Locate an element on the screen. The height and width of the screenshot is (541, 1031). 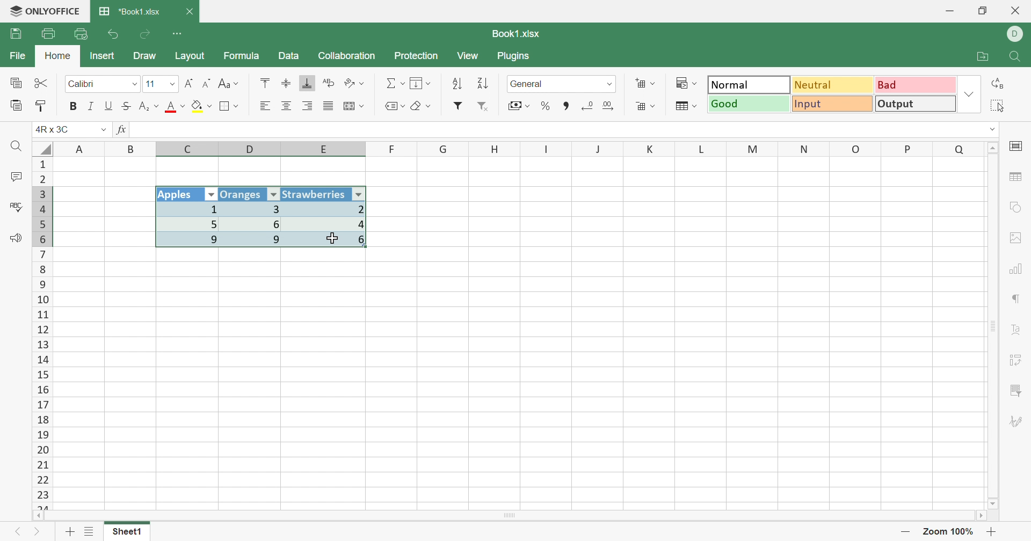
3 is located at coordinates (254, 209).